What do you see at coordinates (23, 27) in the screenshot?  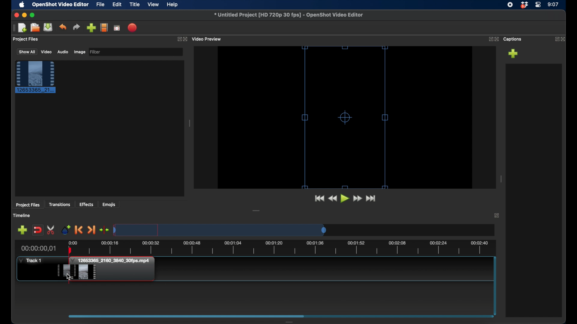 I see `new project` at bounding box center [23, 27].